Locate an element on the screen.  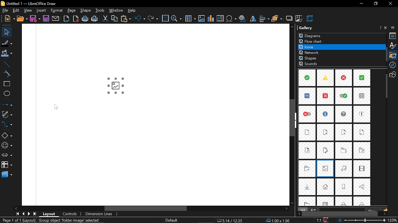
properties is located at coordinates (393, 36).